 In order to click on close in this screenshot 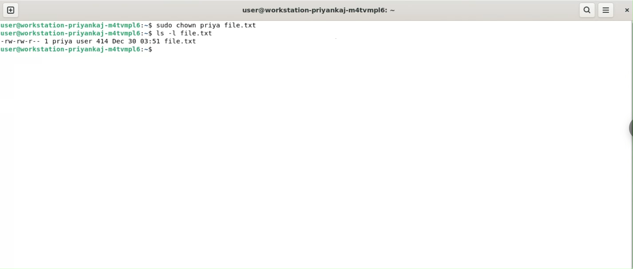, I will do `click(625, 10)`.